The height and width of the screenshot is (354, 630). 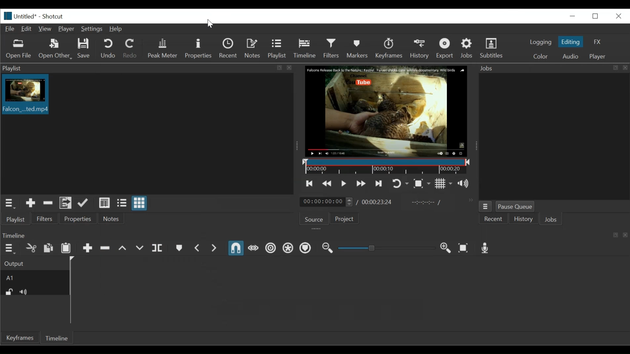 What do you see at coordinates (385, 248) in the screenshot?
I see `Adjust Zoom slider timeline` at bounding box center [385, 248].